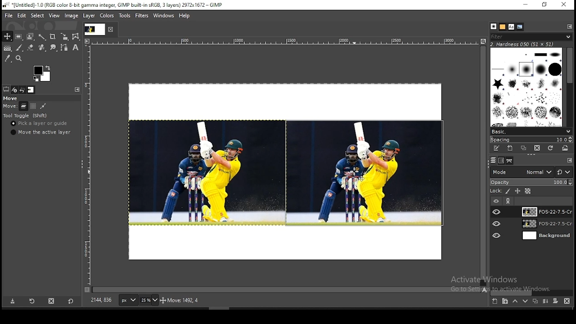 Image resolution: width=576 pixels, height=324 pixels. Describe the element at coordinates (525, 4) in the screenshot. I see `Minimise ` at that location.